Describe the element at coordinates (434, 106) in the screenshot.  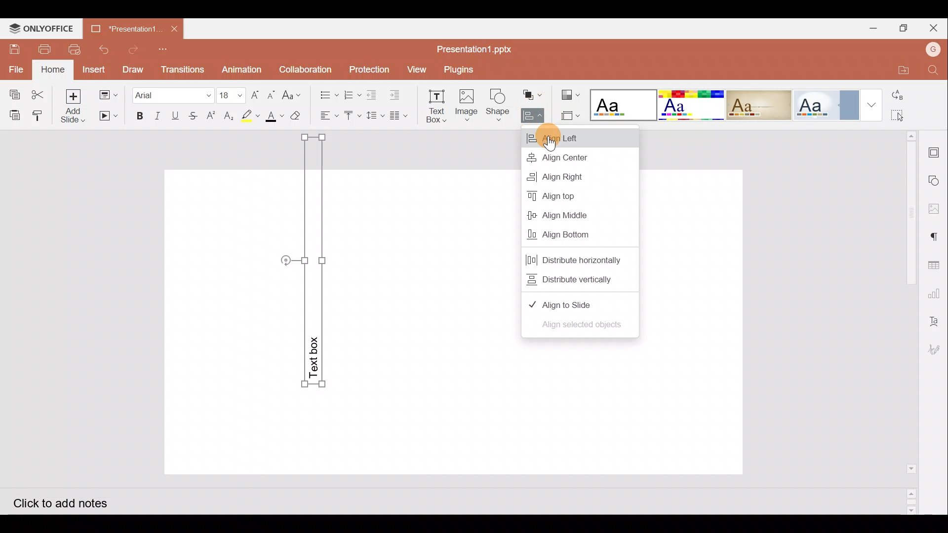
I see `Insert text box` at that location.